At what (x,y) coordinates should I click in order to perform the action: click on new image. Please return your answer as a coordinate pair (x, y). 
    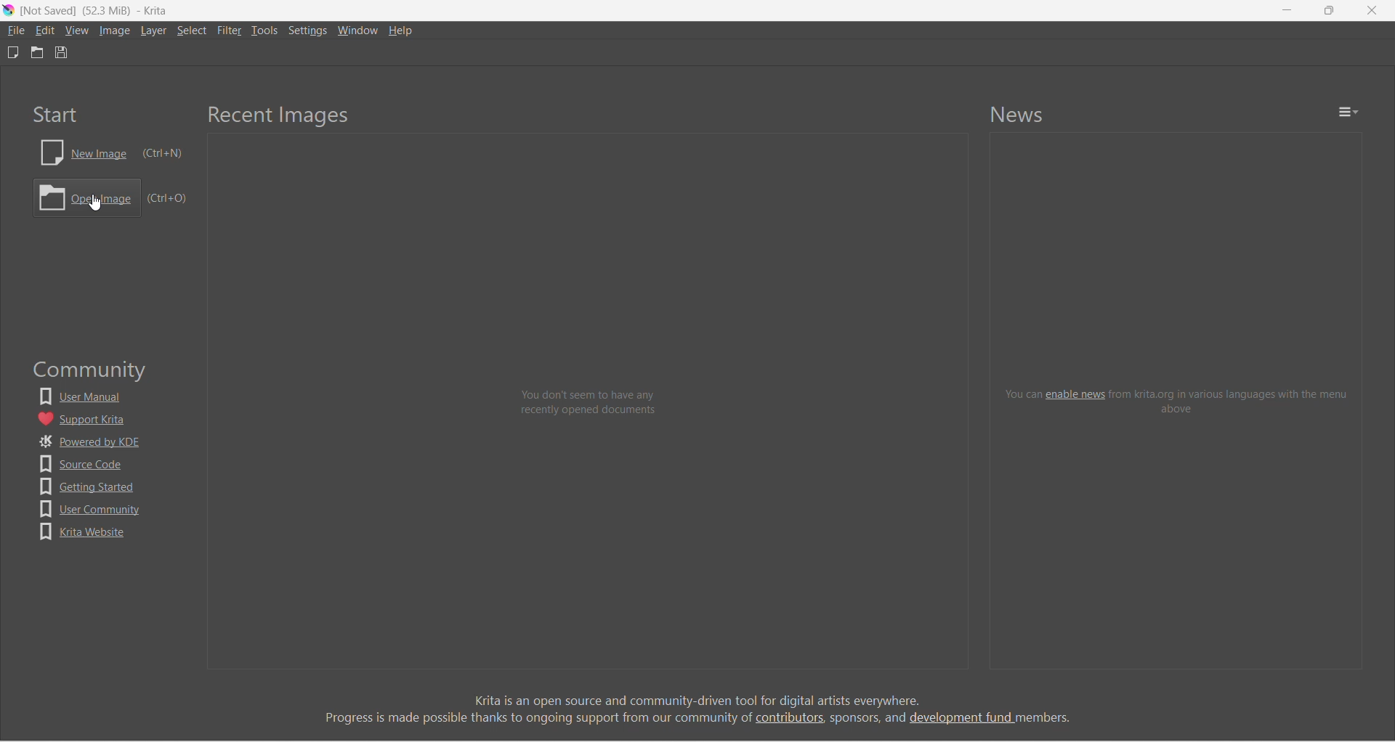
    Looking at the image, I should click on (112, 152).